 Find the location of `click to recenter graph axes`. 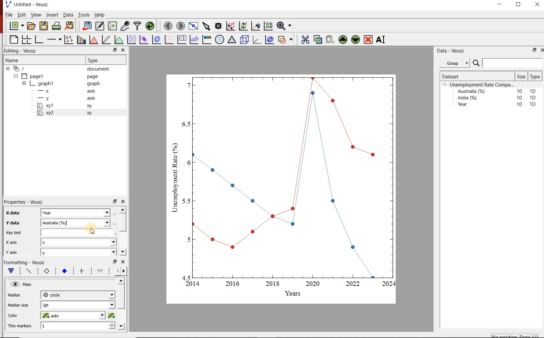

click to recenter graph axes is located at coordinates (256, 26).